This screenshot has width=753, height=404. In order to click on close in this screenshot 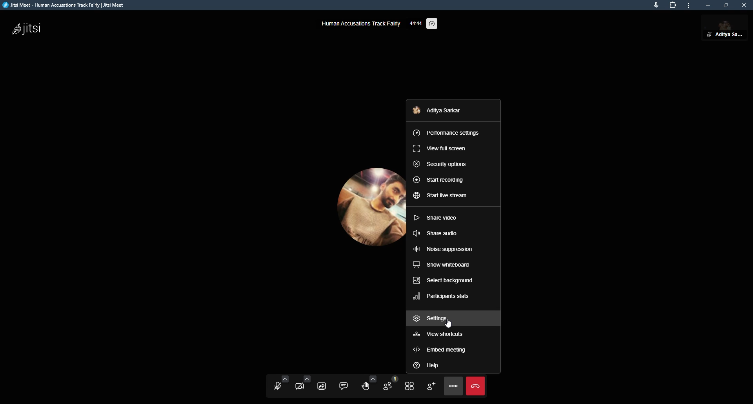, I will do `click(745, 5)`.